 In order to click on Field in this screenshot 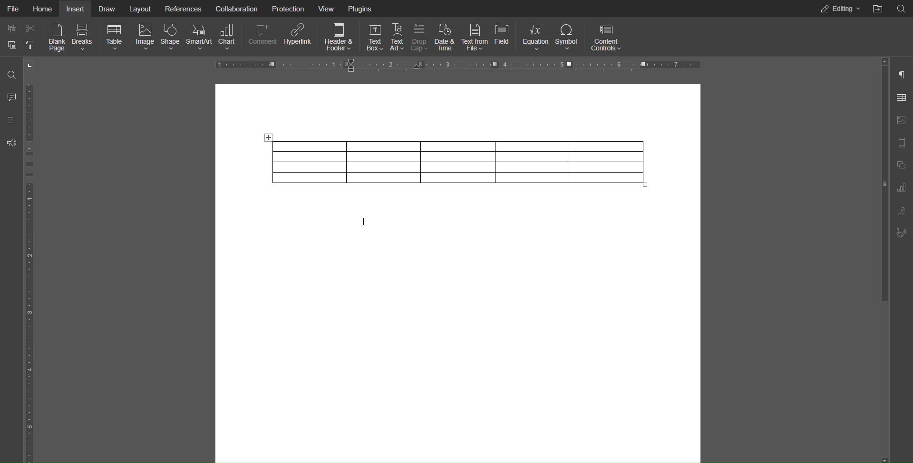, I will do `click(507, 37)`.